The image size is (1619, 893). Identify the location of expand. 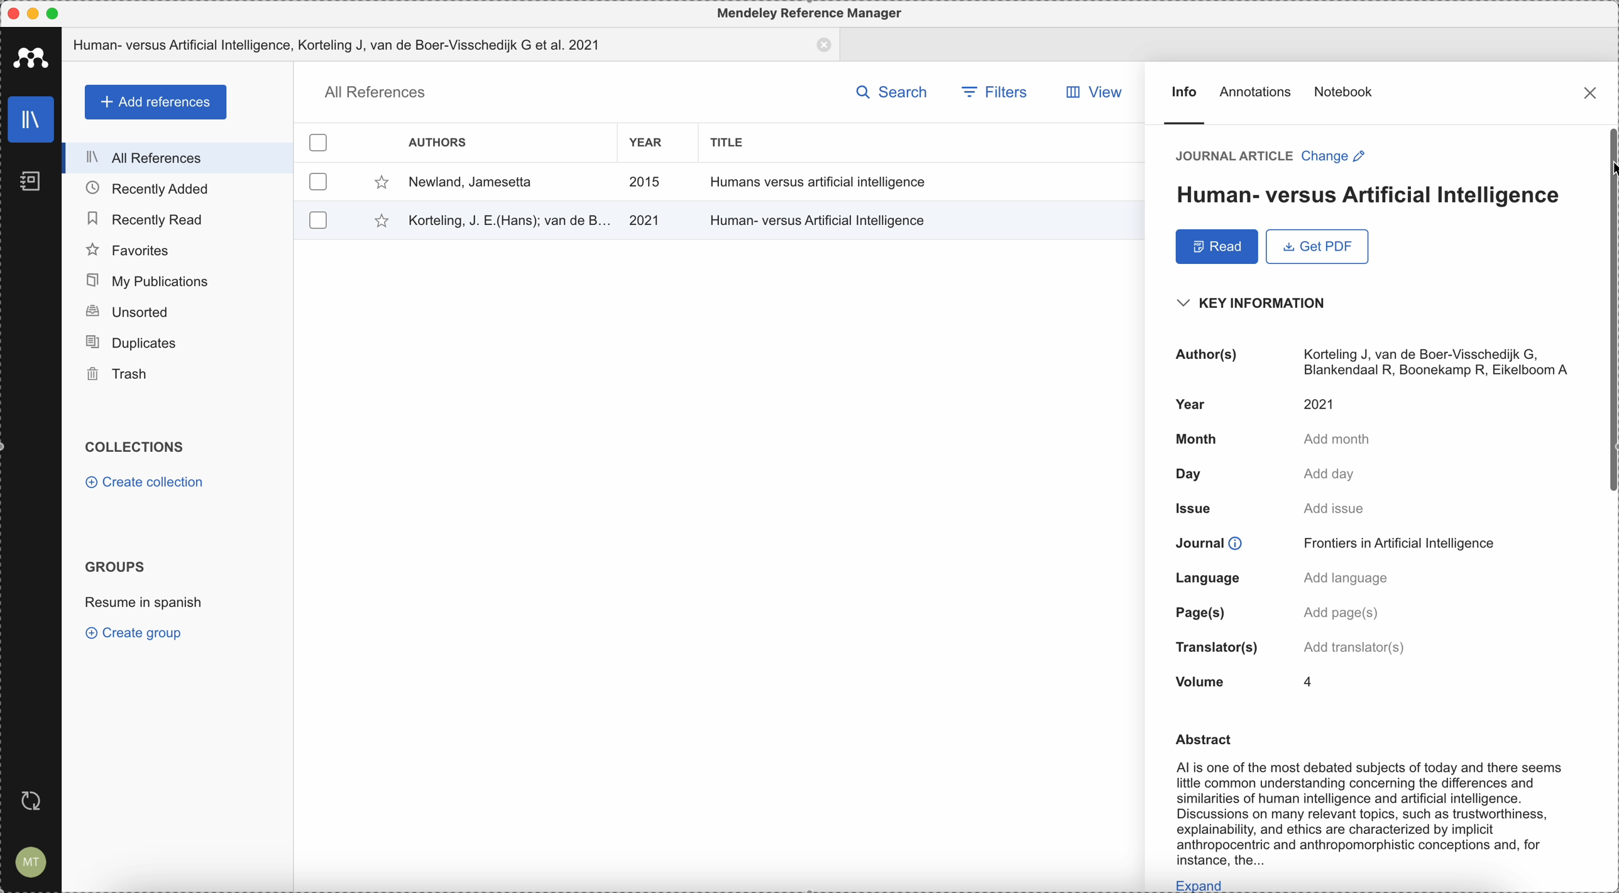
(1200, 884).